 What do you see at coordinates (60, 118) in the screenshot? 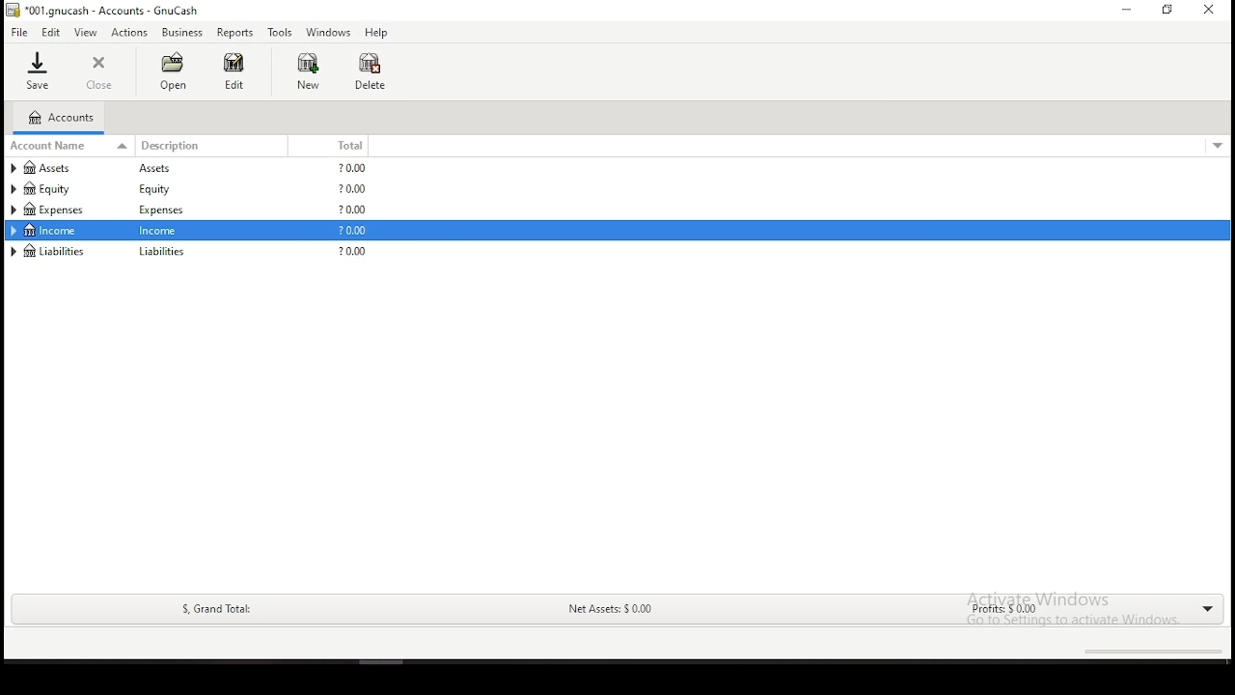
I see `accounts` at bounding box center [60, 118].